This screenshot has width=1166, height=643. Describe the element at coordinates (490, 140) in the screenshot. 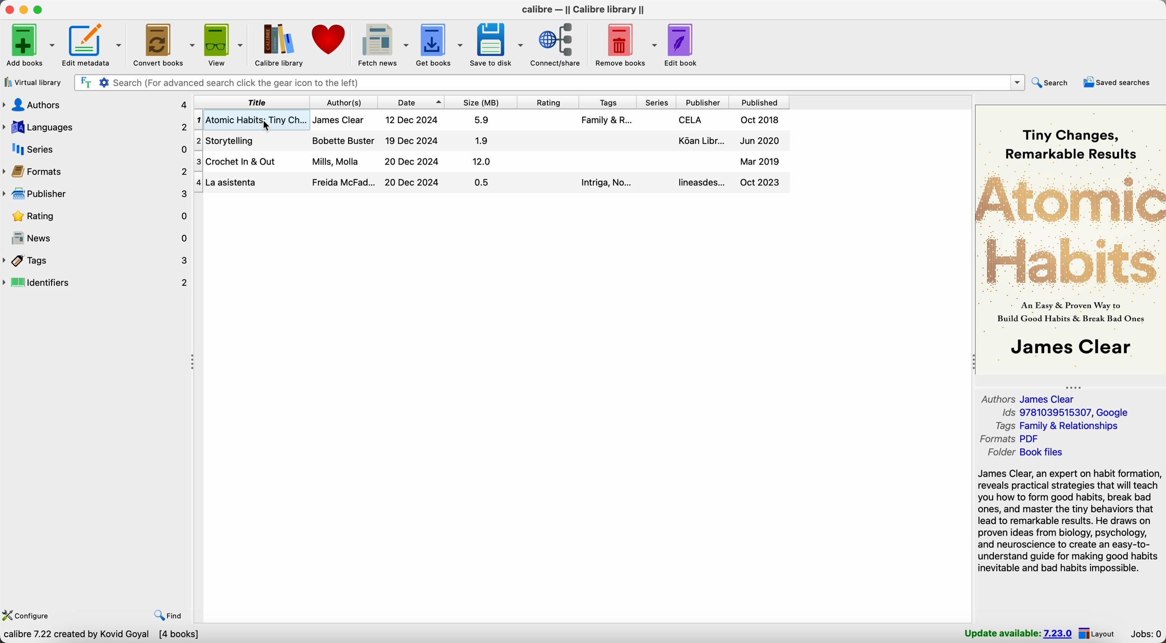

I see `storytelling book details` at that location.